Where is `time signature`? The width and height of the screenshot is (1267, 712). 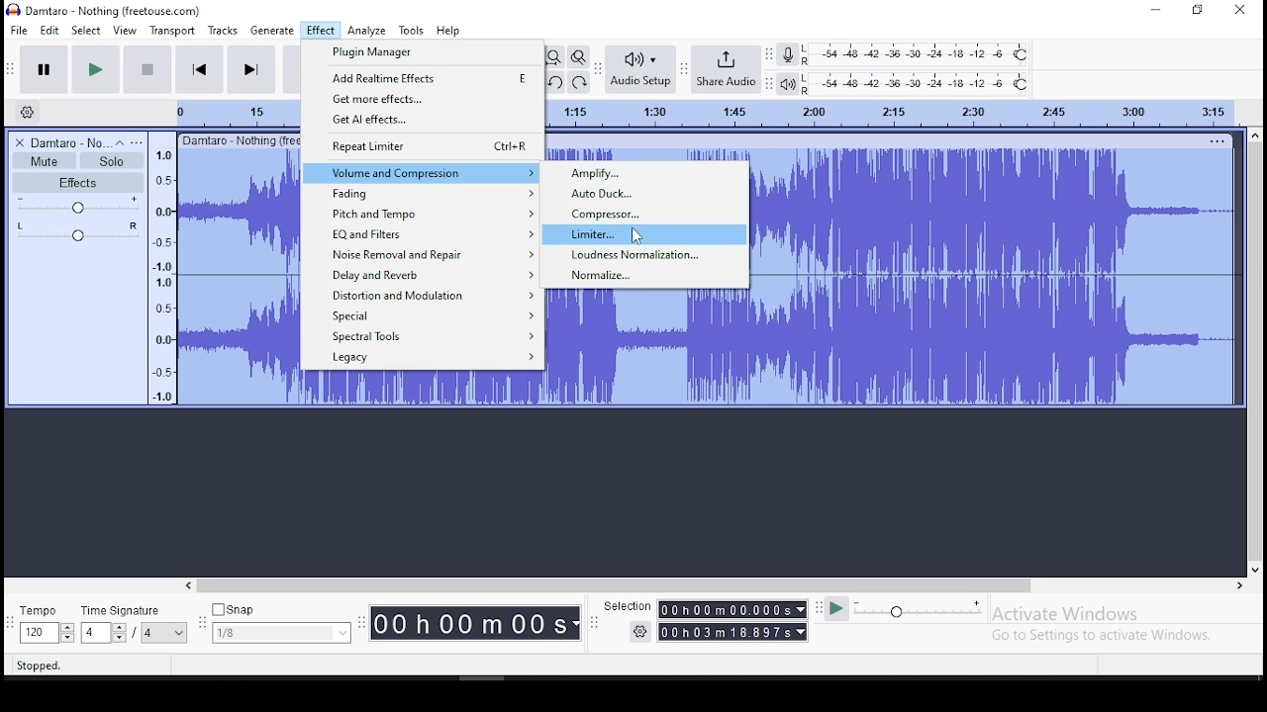
time signature is located at coordinates (135, 621).